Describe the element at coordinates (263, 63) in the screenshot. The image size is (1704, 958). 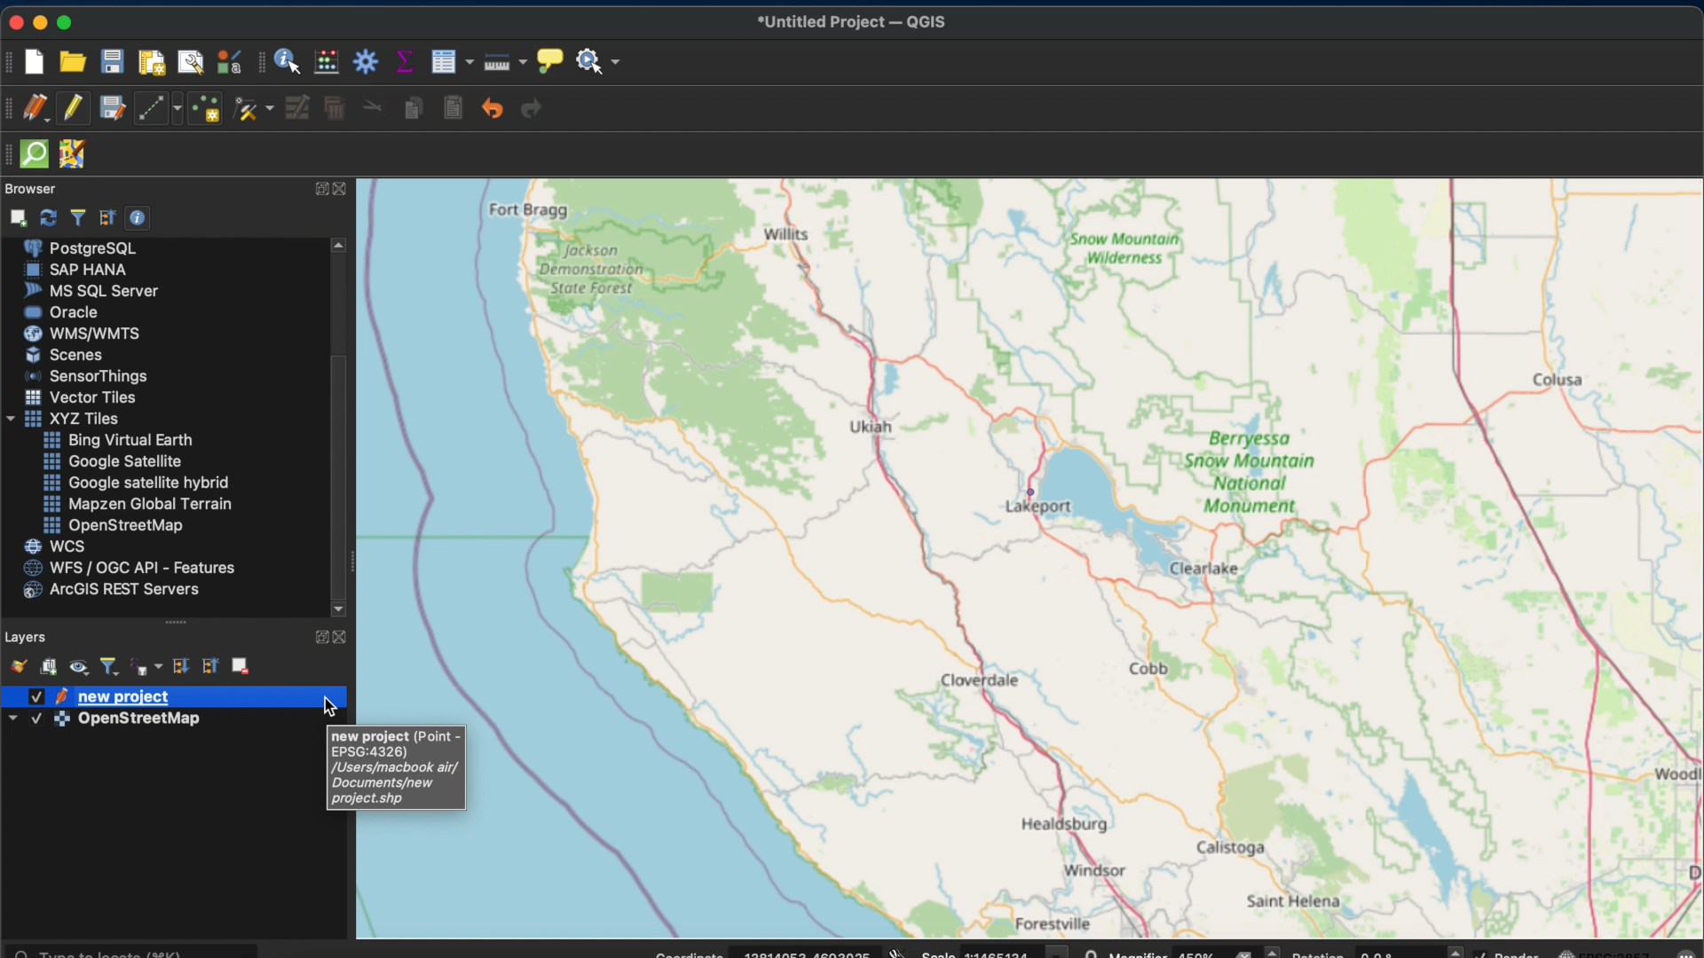
I see `attributes toolbar` at that location.